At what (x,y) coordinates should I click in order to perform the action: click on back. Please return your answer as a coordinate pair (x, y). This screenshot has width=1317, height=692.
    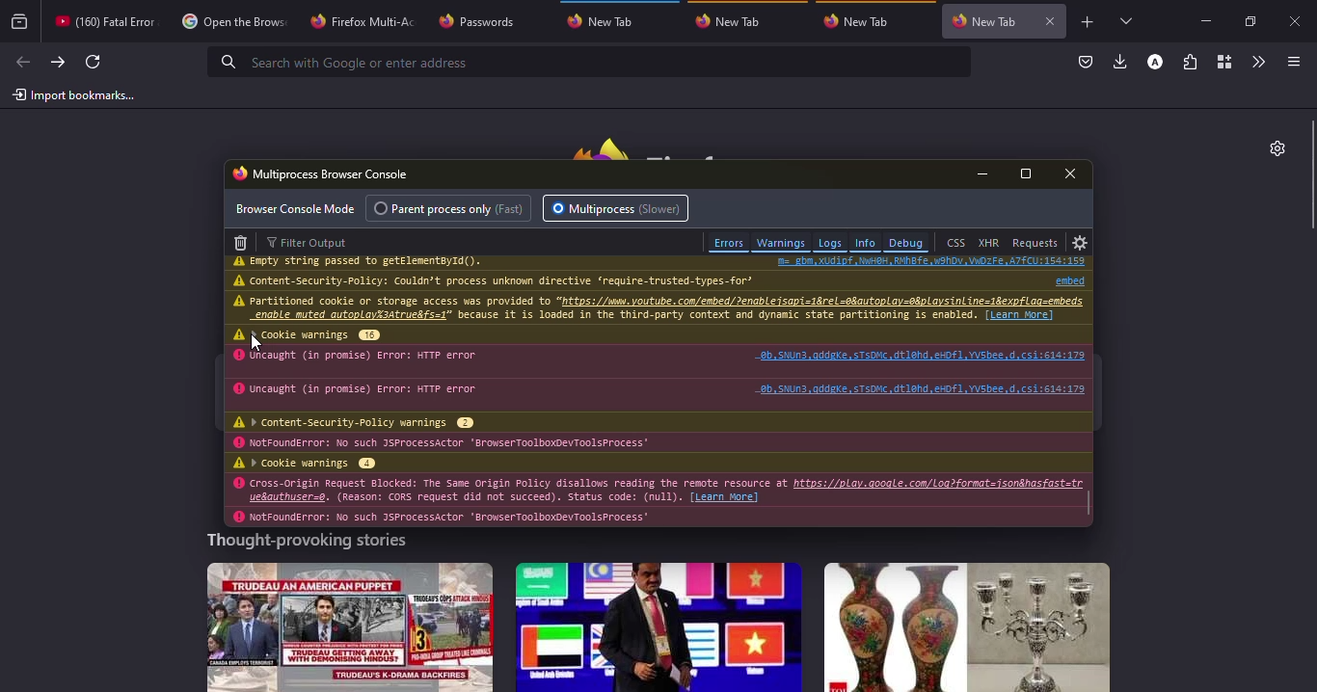
    Looking at the image, I should click on (22, 62).